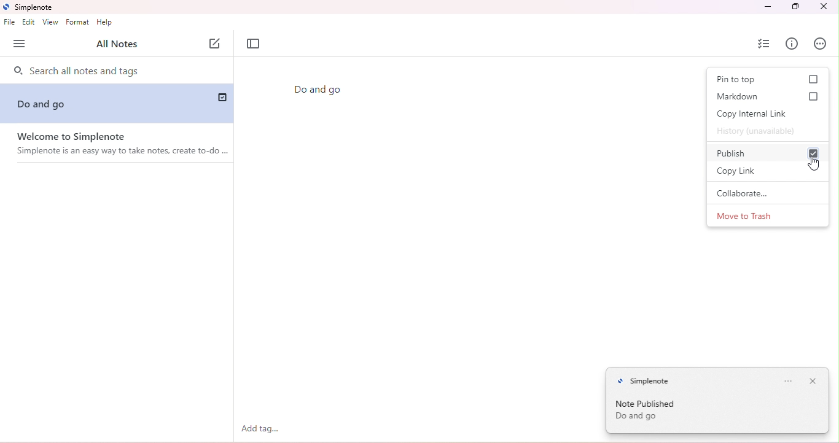  I want to click on publish, so click(736, 153).